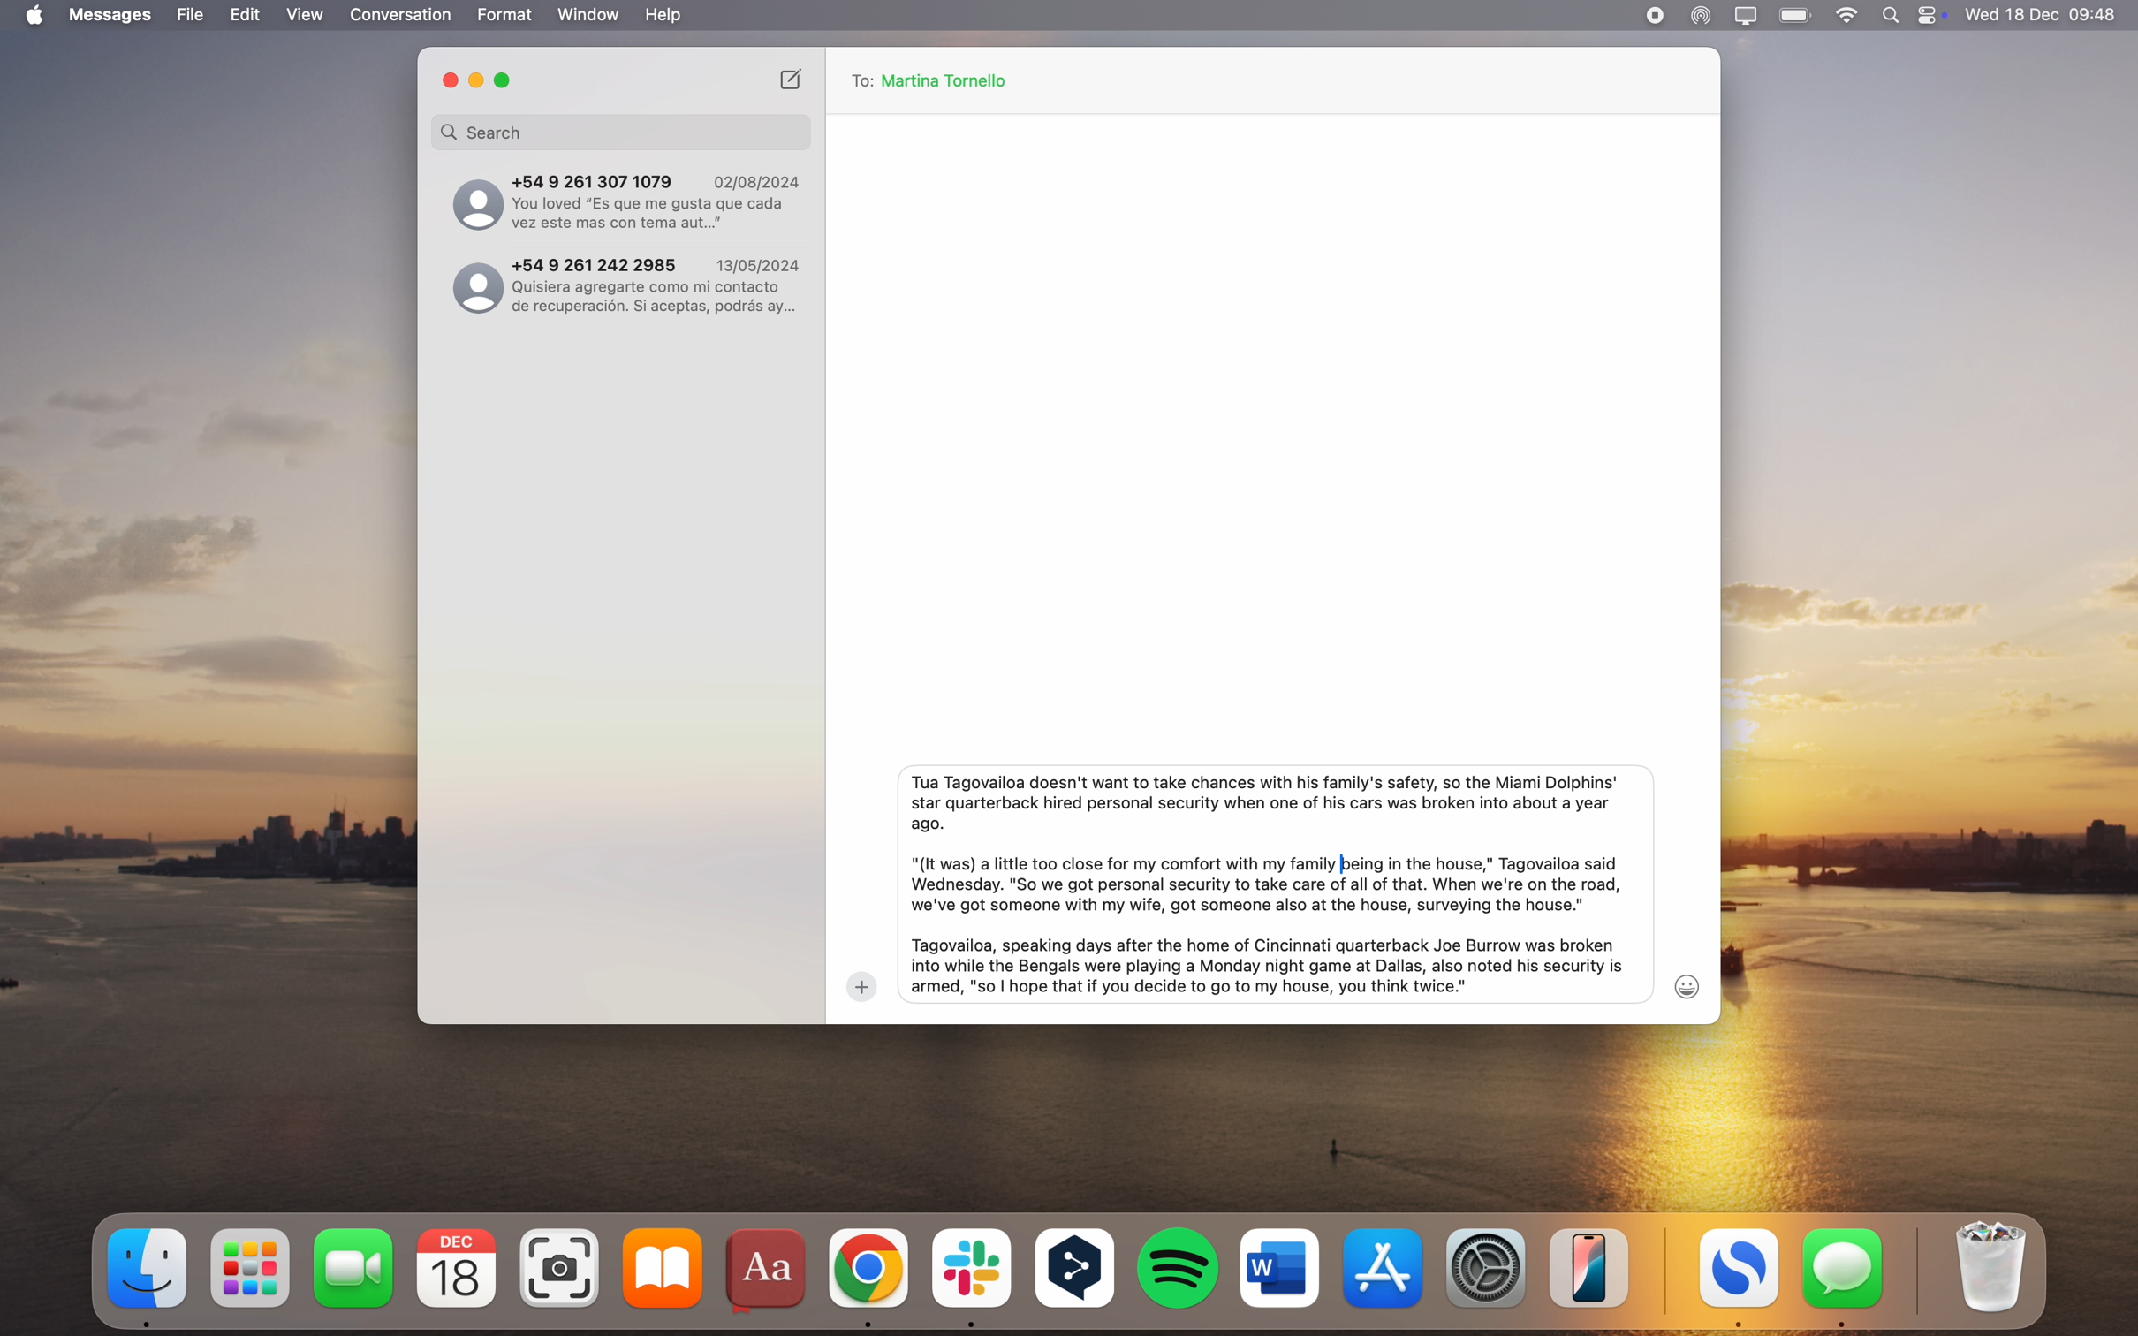  What do you see at coordinates (621, 132) in the screenshot?
I see `search bar` at bounding box center [621, 132].